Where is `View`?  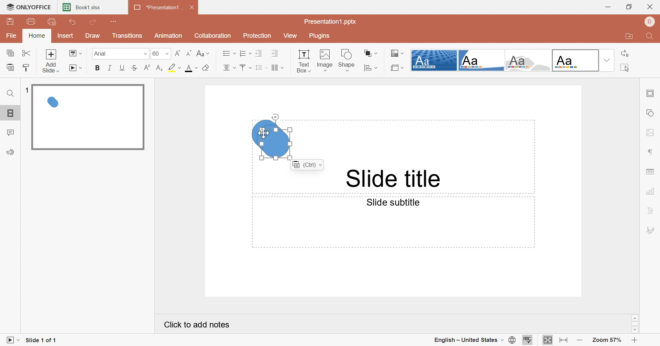 View is located at coordinates (293, 36).